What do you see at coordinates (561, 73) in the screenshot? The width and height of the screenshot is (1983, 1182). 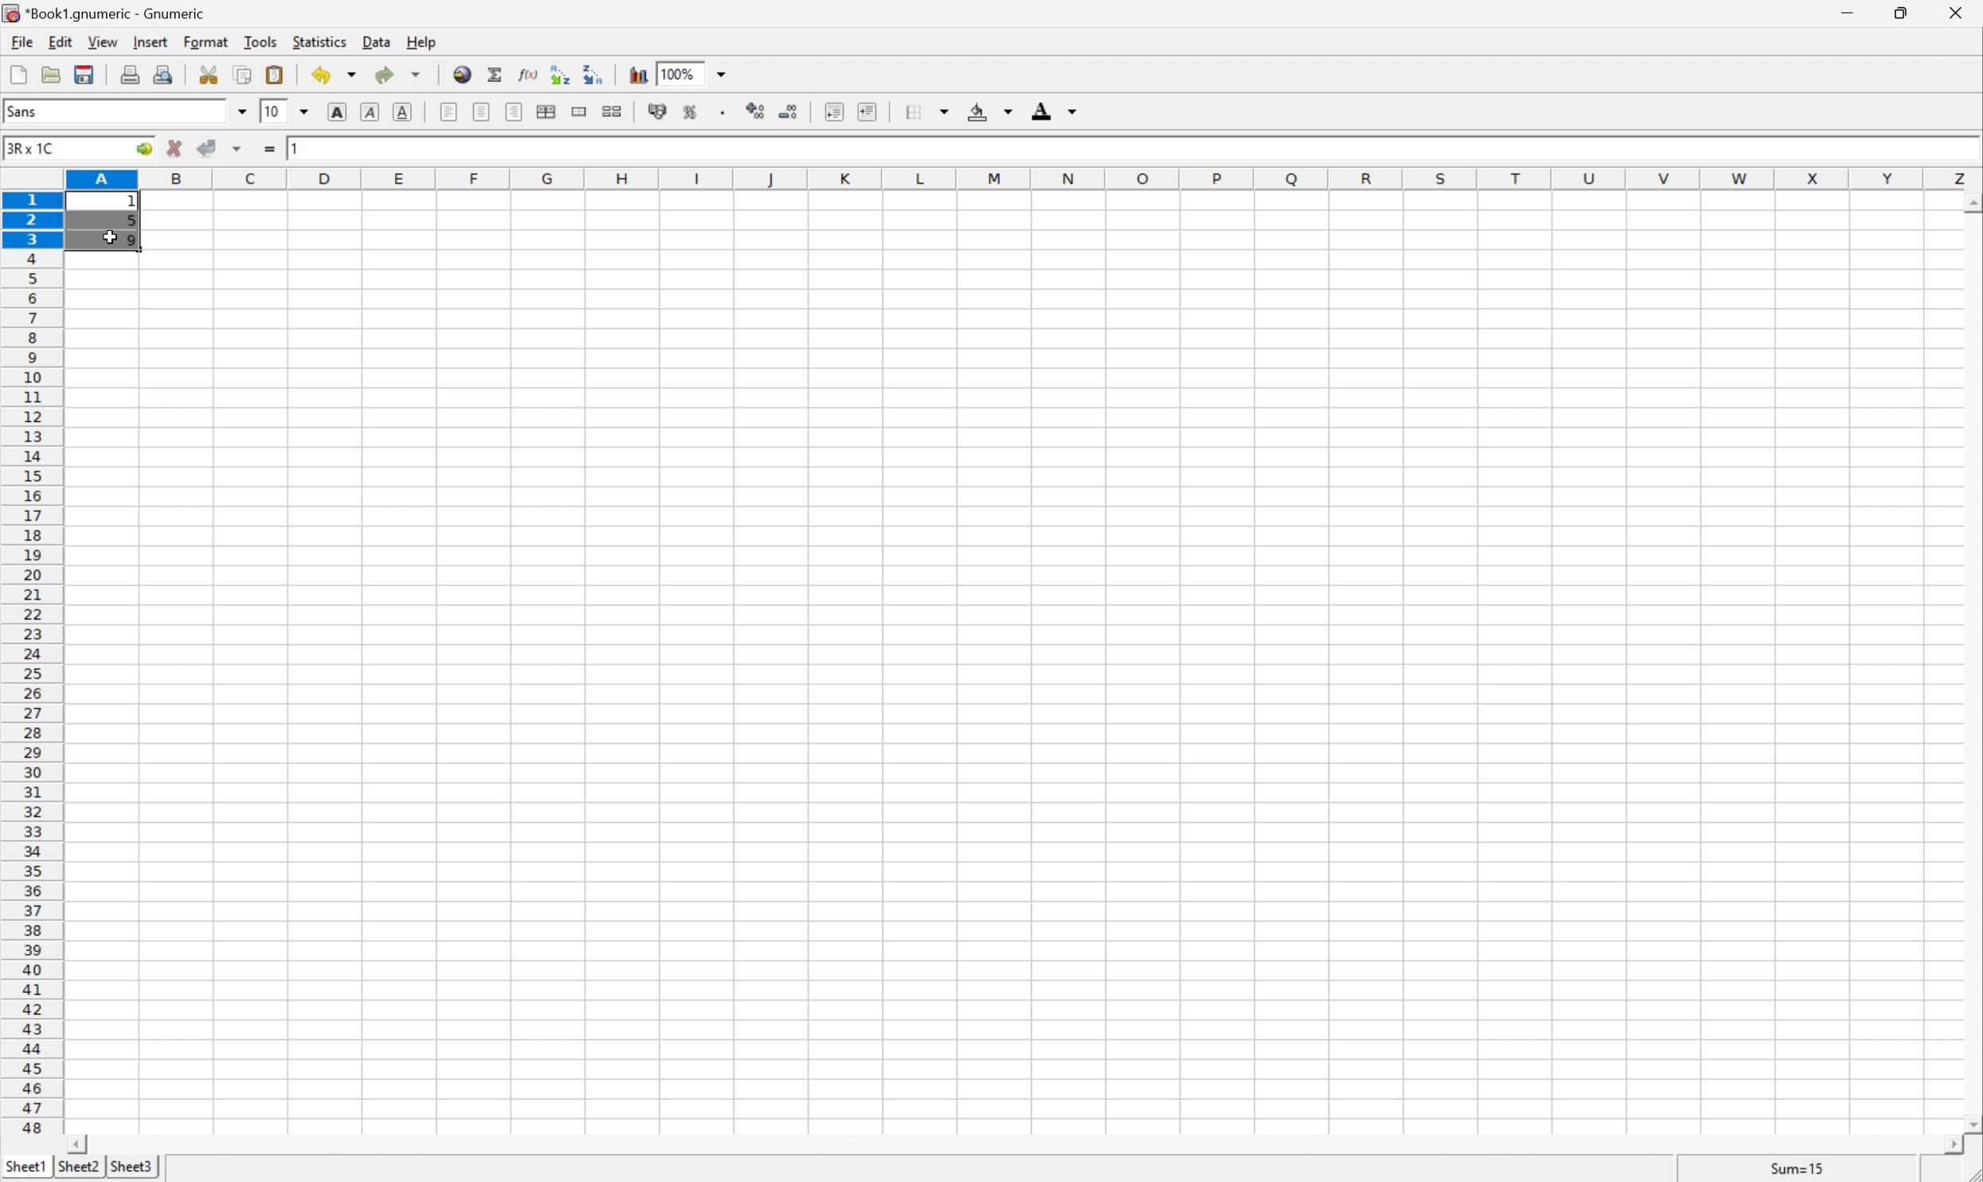 I see `Sort the selected region in ascending order based on the first column selected` at bounding box center [561, 73].